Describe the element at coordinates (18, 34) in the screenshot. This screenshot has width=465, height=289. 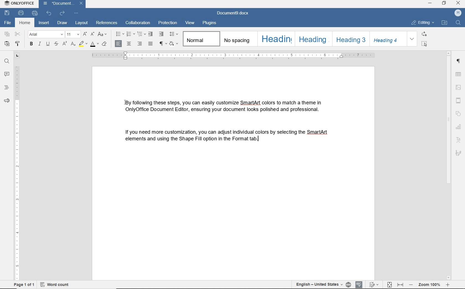
I see `cut` at that location.